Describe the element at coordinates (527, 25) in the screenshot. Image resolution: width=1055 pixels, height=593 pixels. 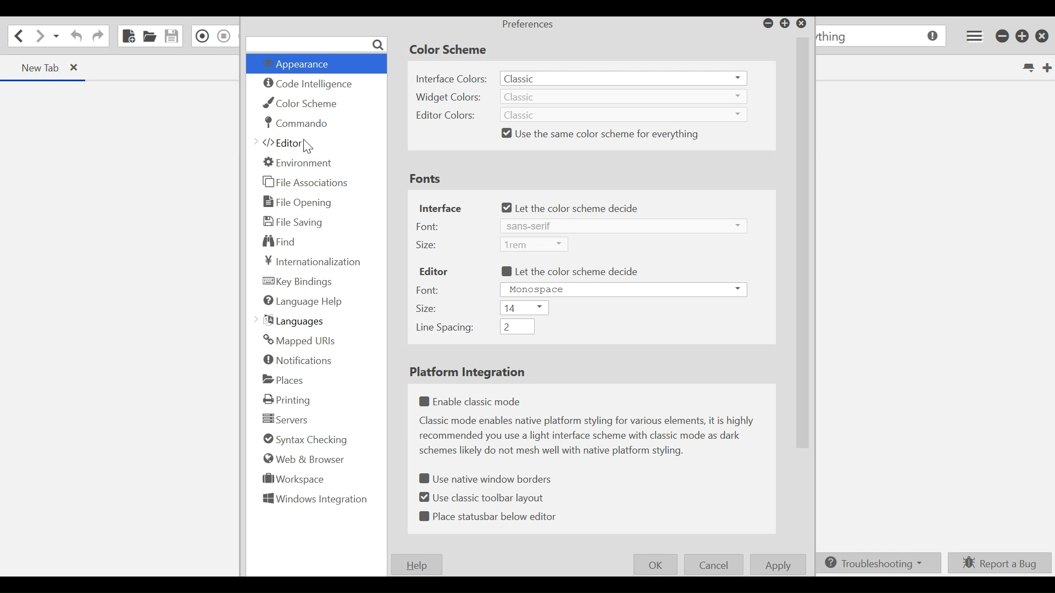
I see `Preferences` at that location.